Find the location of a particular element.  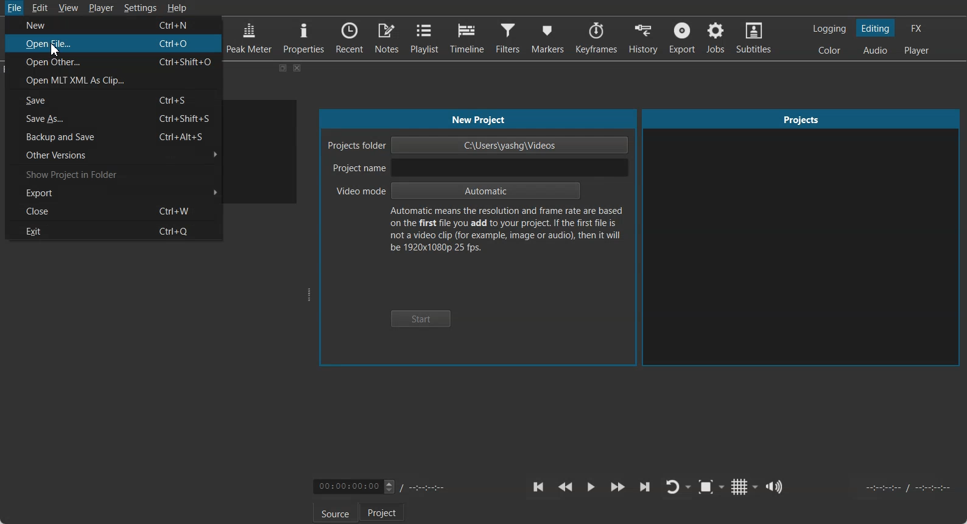

Project Name is located at coordinates (355, 169).